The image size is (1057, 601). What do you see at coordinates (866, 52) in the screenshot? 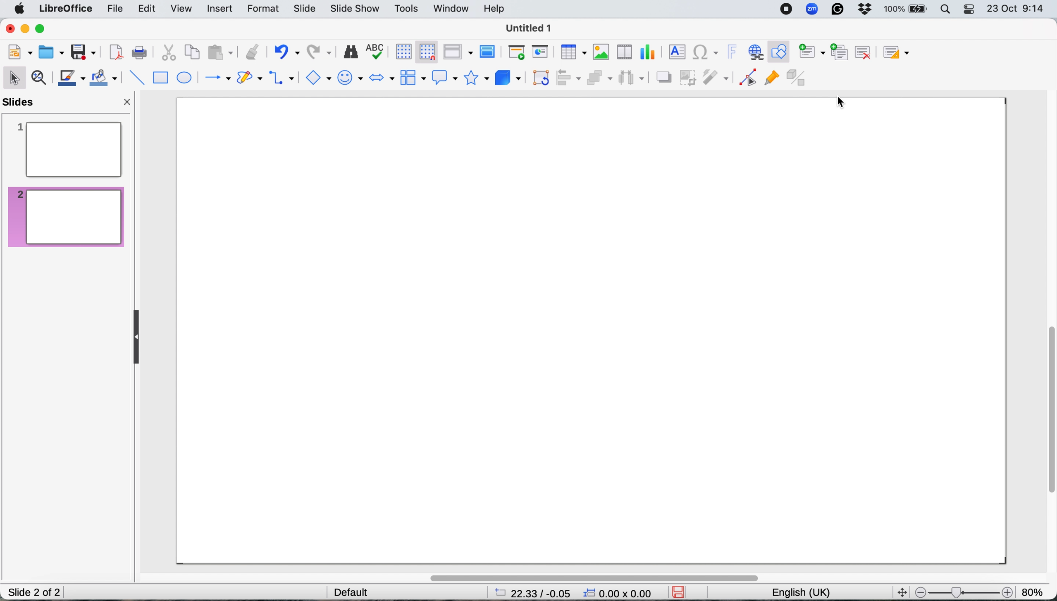
I see `delete slide` at bounding box center [866, 52].